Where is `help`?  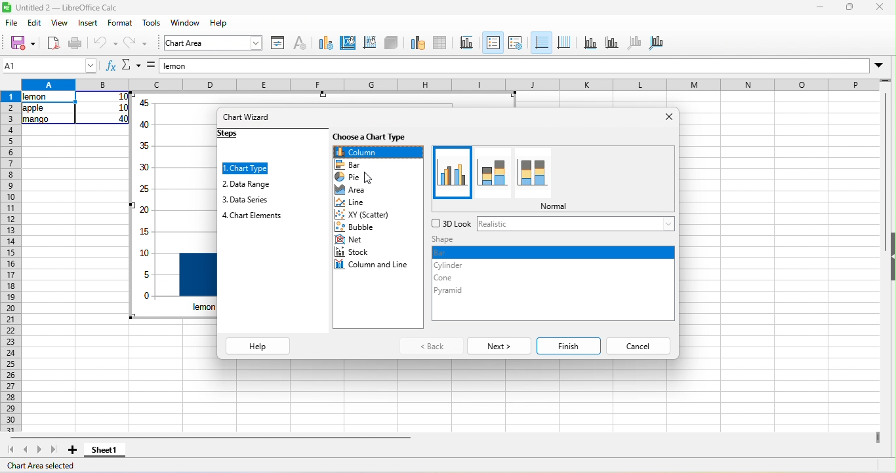
help is located at coordinates (258, 345).